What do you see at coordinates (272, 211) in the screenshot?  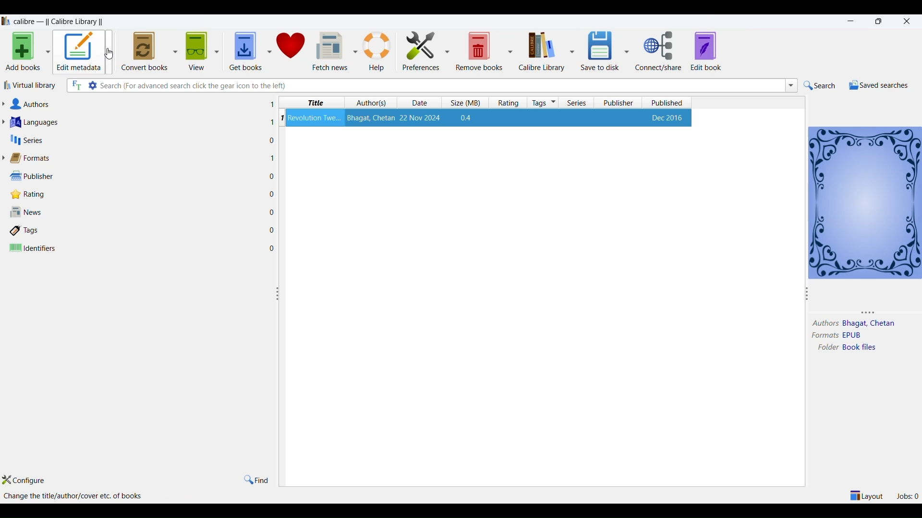 I see `0` at bounding box center [272, 211].